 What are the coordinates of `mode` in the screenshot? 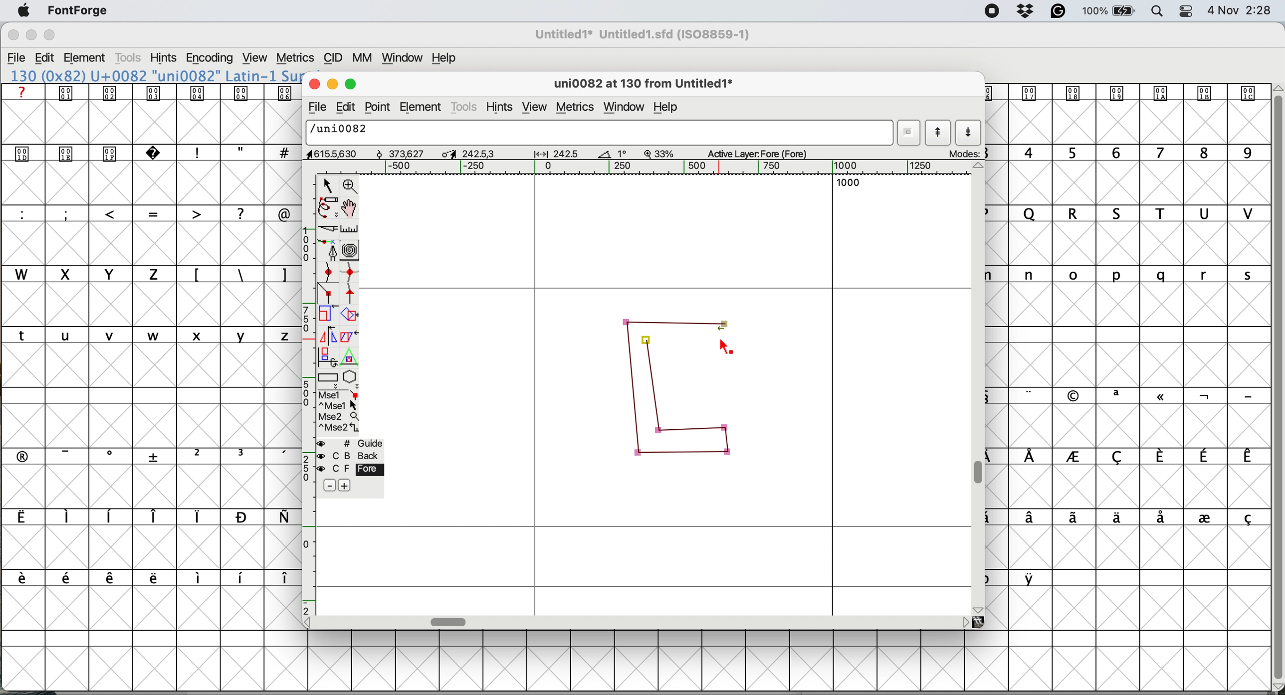 It's located at (962, 153).